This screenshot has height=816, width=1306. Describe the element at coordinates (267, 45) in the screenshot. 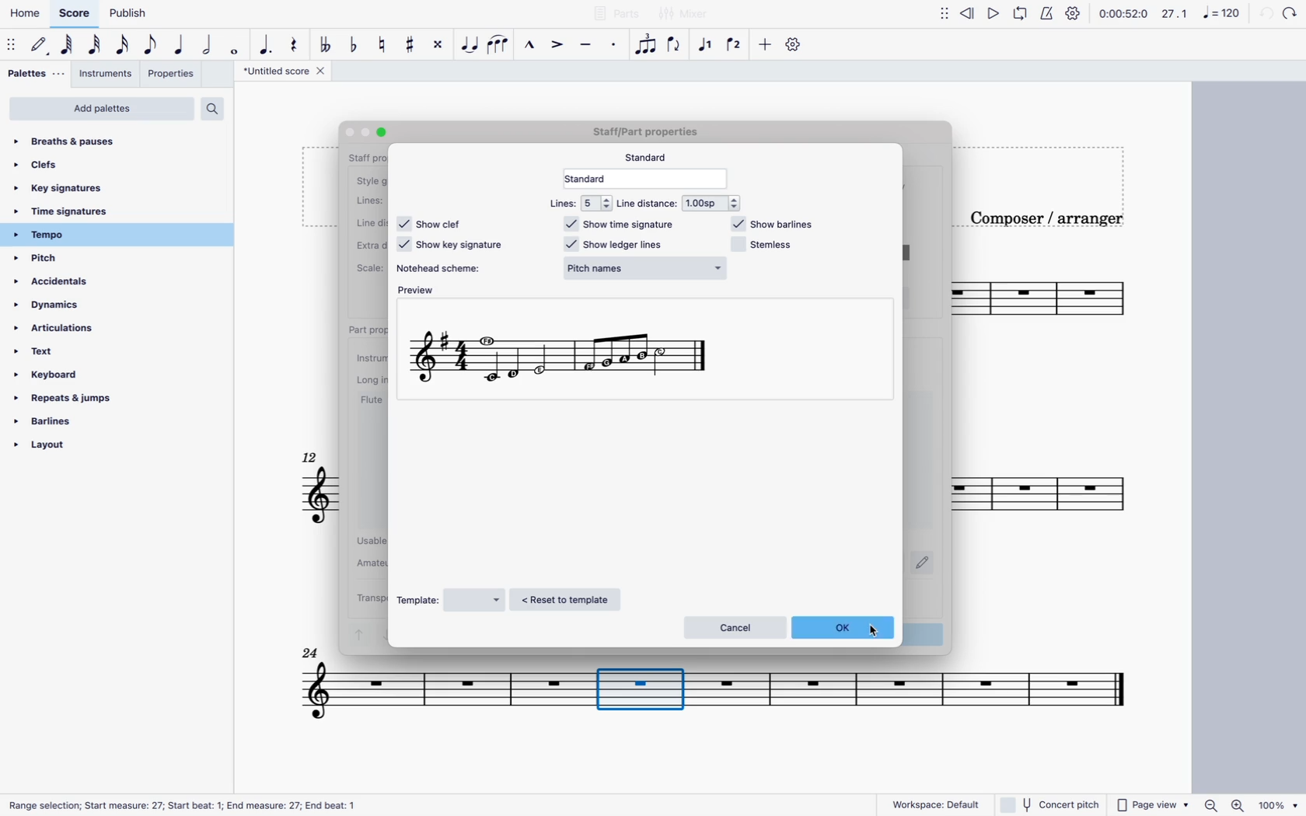

I see `augmentative dot` at that location.